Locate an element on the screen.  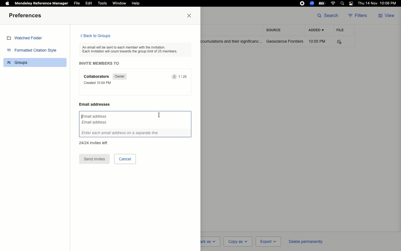
Search is located at coordinates (343, 4).